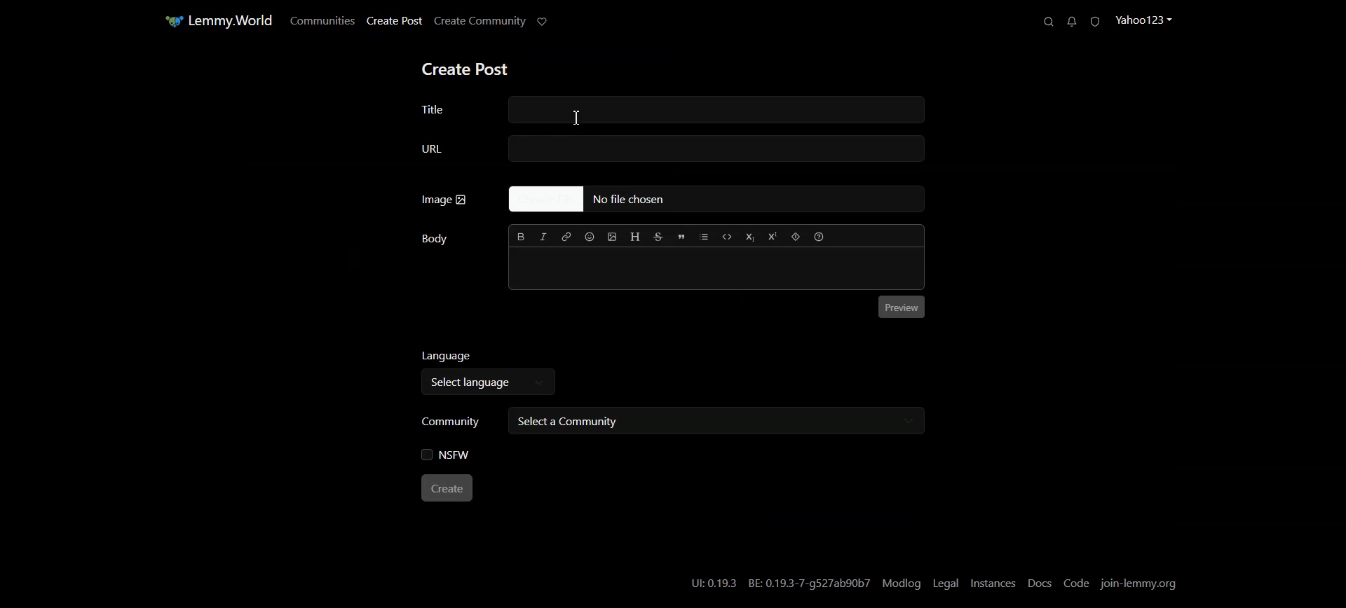  What do you see at coordinates (659, 237) in the screenshot?
I see `Strikethrough` at bounding box center [659, 237].